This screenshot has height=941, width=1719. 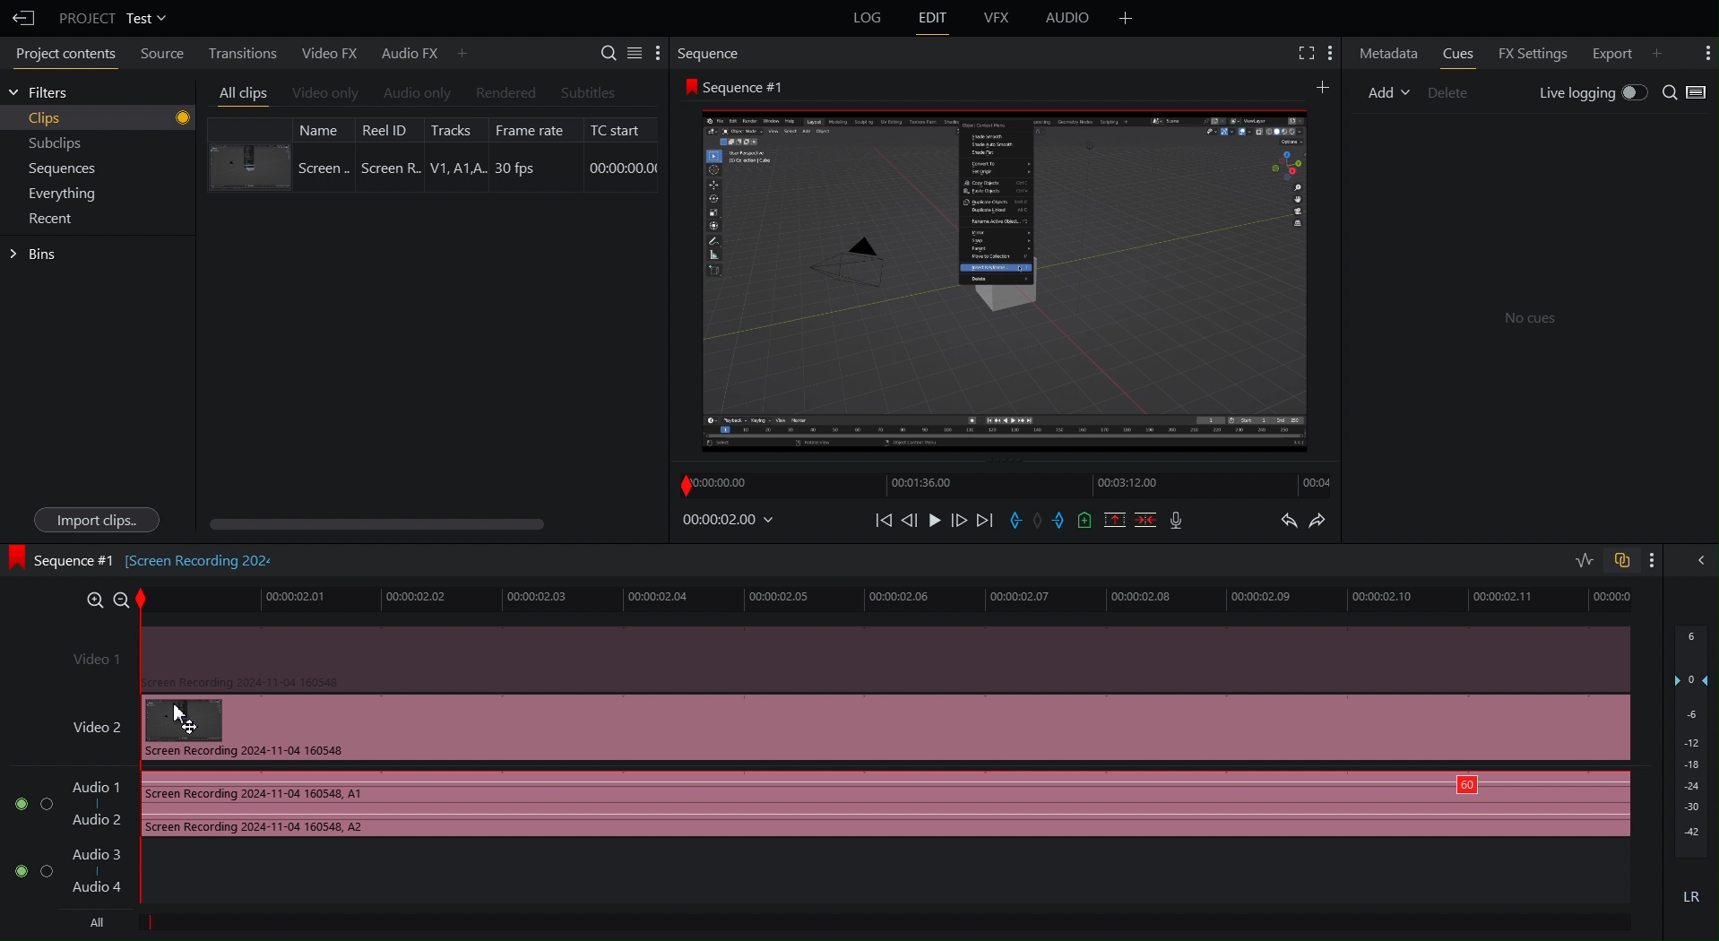 I want to click on No clues, so click(x=1533, y=317).